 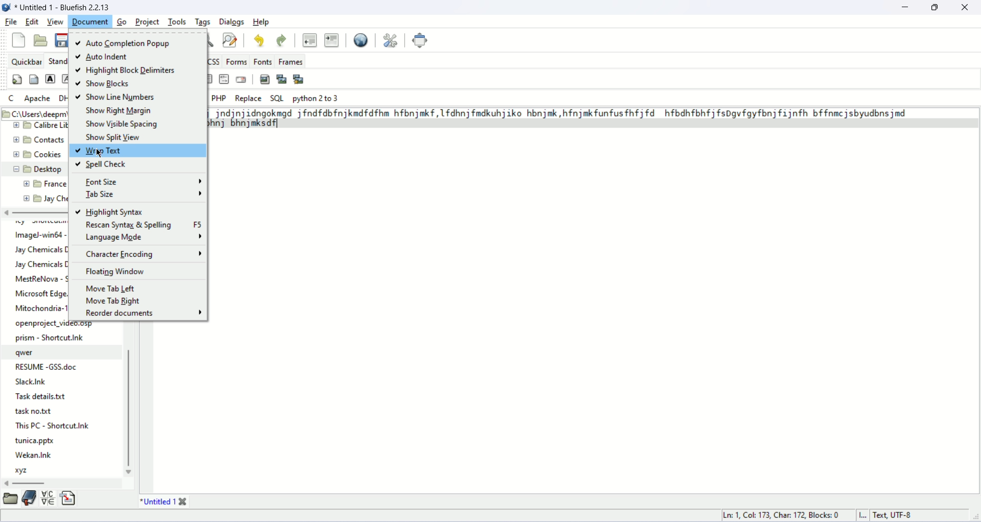 I want to click on Ln: 1, Col: 173, Char: 172, Blocks: 0, so click(x=779, y=513).